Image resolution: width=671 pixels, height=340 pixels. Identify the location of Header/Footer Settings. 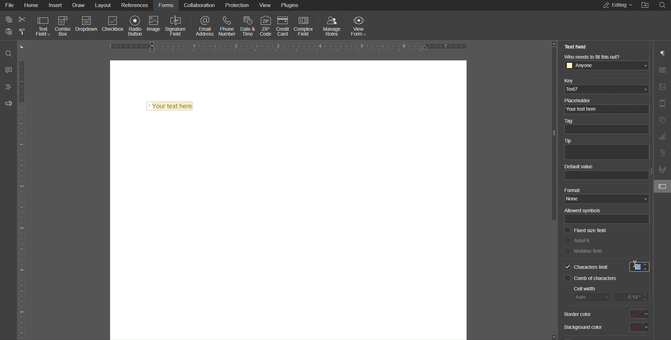
(662, 104).